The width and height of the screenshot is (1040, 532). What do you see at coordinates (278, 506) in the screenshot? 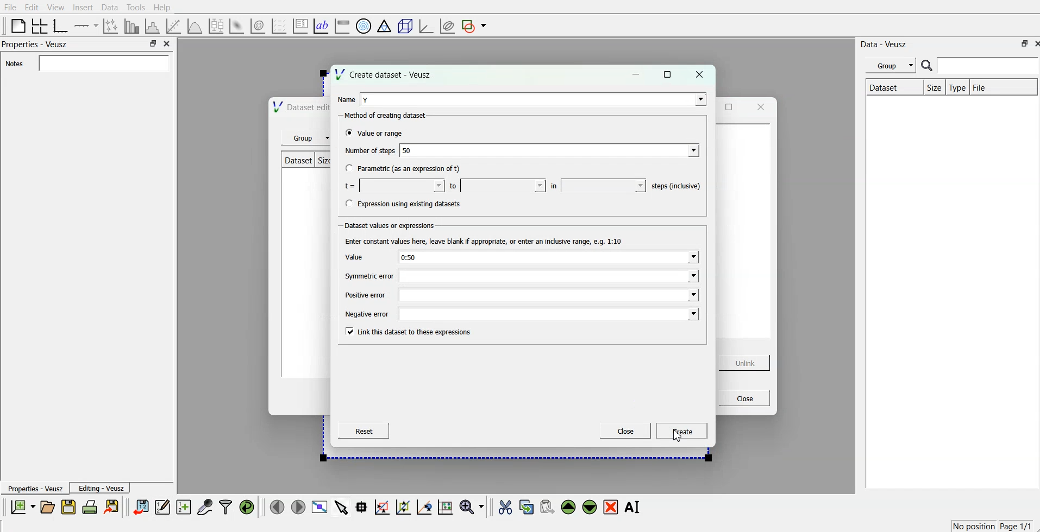
I see `move to previous page` at bounding box center [278, 506].